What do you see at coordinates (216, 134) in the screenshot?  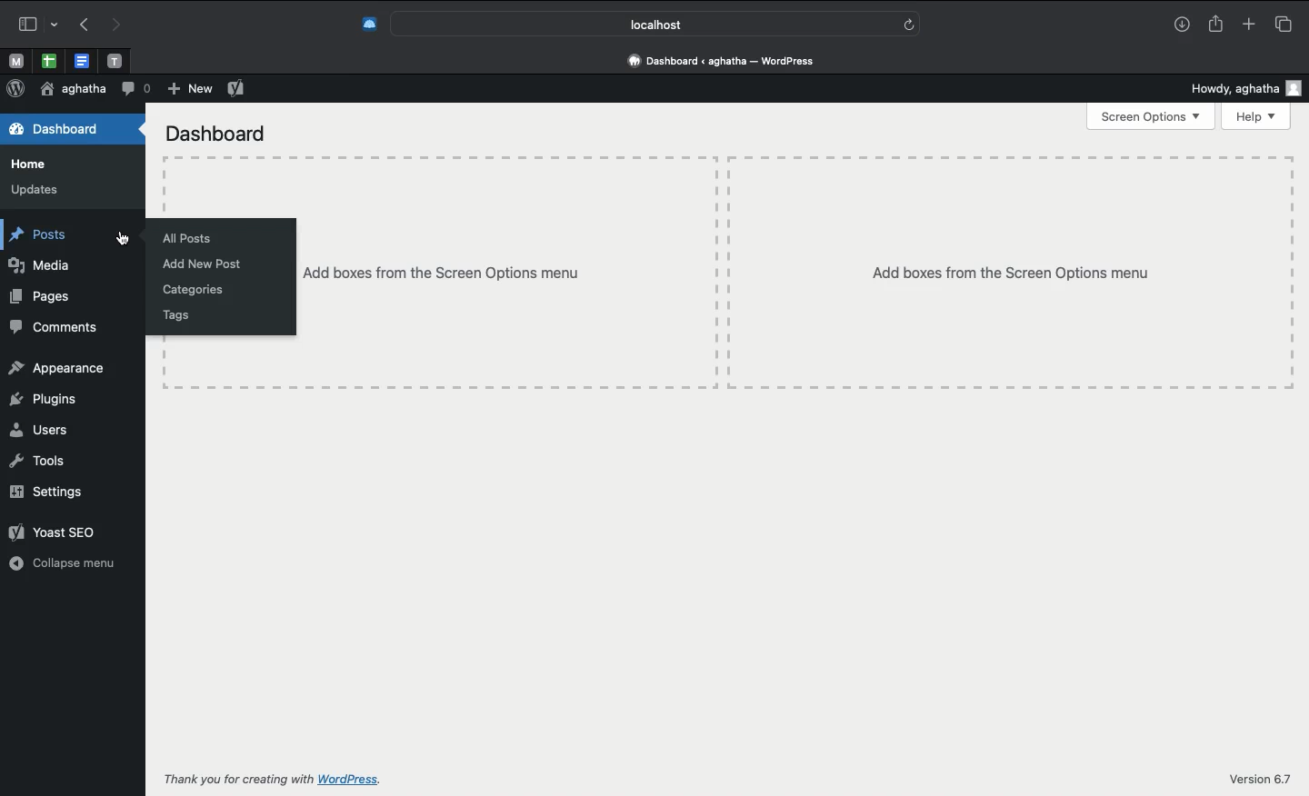 I see `Dashboard` at bounding box center [216, 134].